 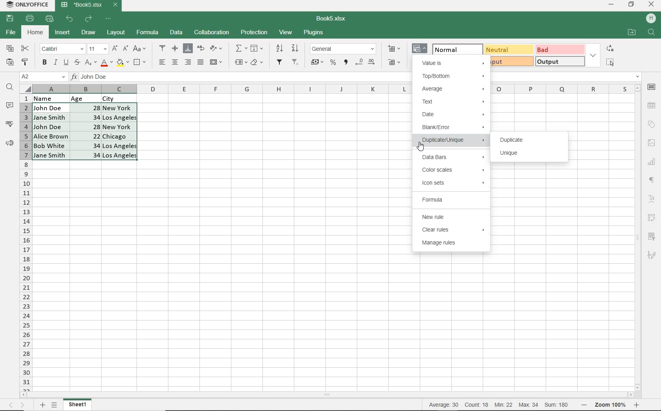 I want to click on COLUMNS, so click(x=222, y=89).